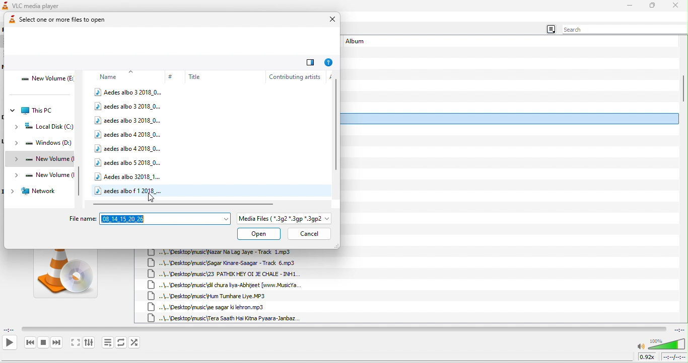 The image size is (688, 363). What do you see at coordinates (65, 277) in the screenshot?
I see `vlc media image` at bounding box center [65, 277].